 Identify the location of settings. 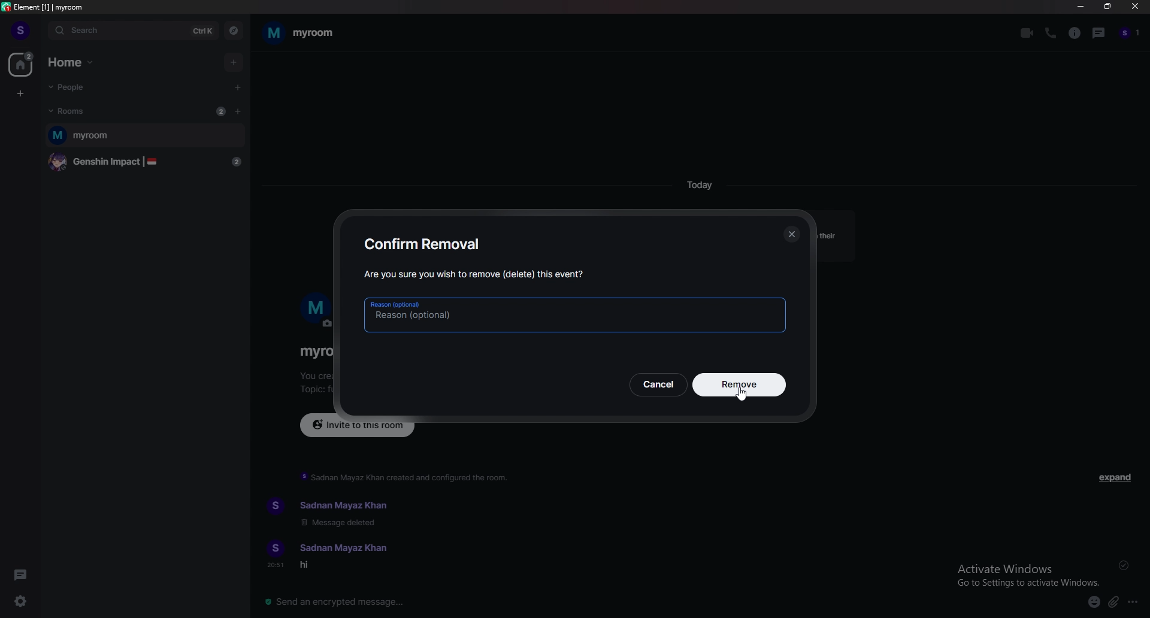
(20, 601).